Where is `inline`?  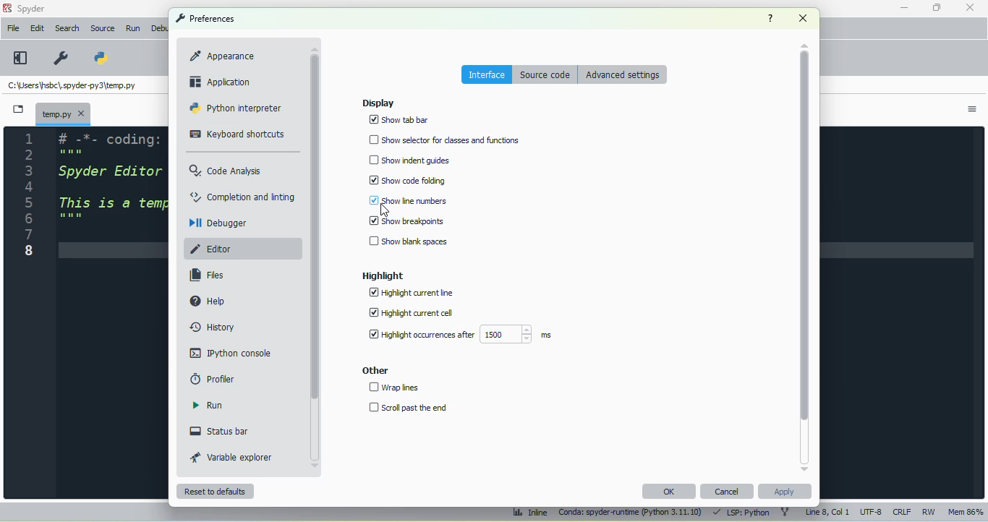
inline is located at coordinates (529, 513).